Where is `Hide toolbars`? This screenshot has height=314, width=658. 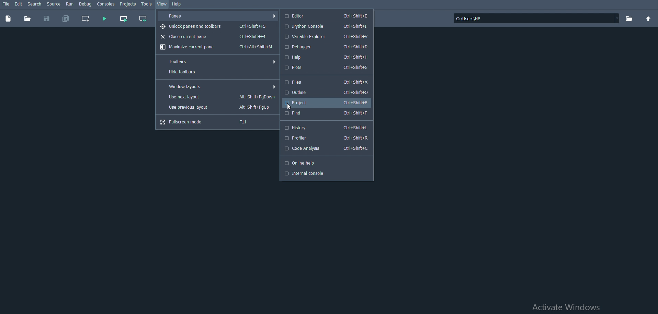
Hide toolbars is located at coordinates (217, 72).